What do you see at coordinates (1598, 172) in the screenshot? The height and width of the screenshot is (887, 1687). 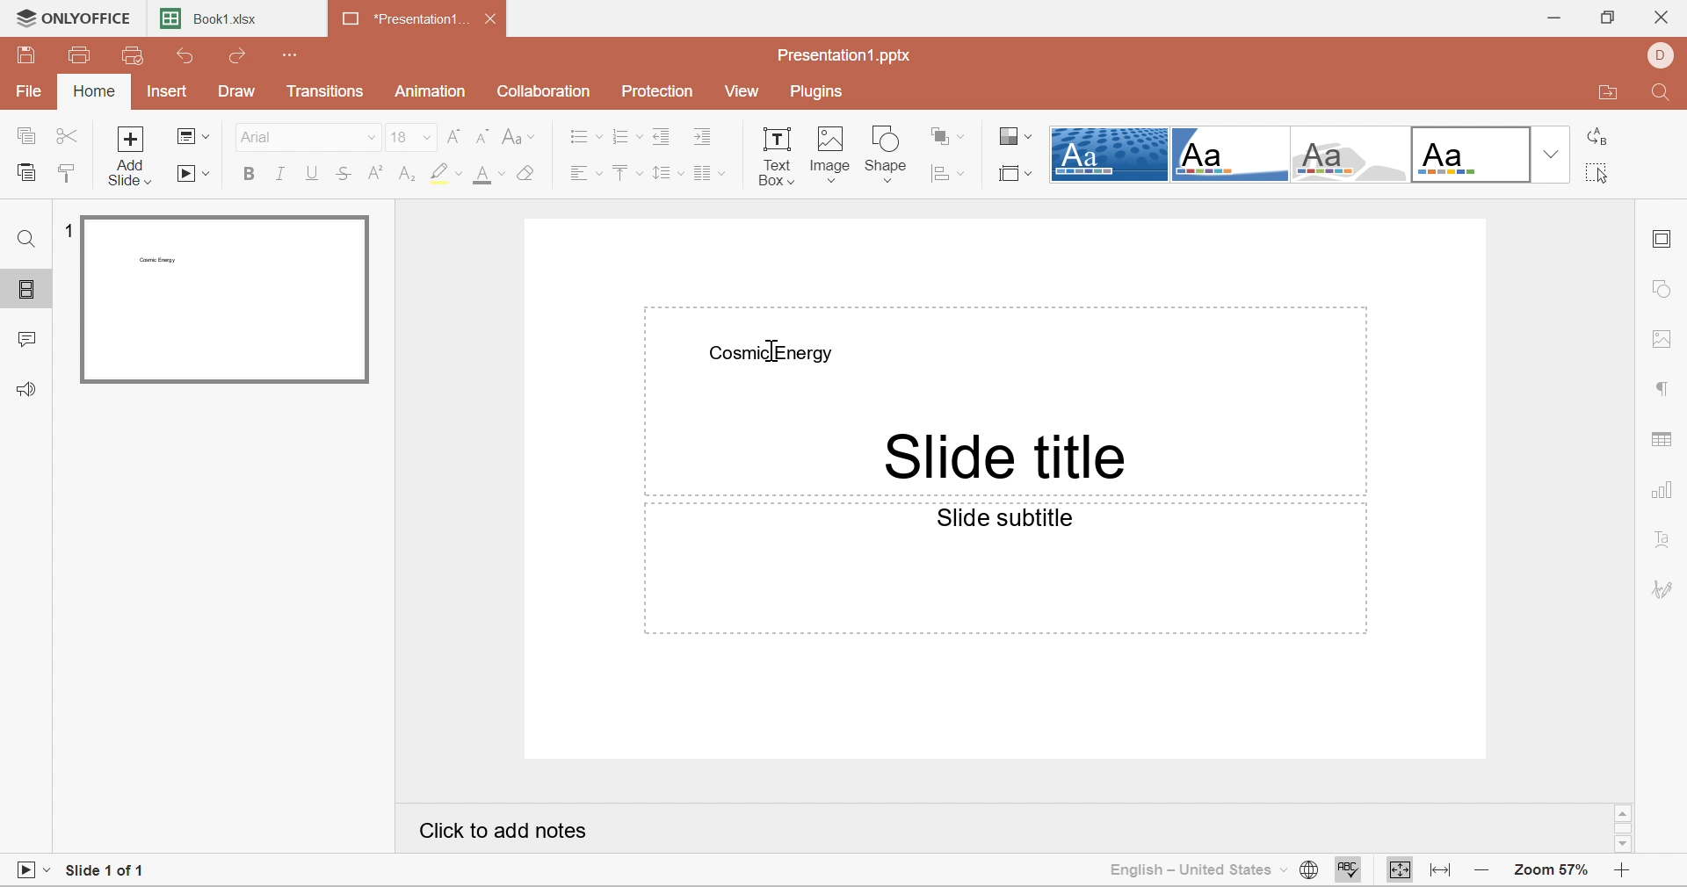 I see `Select all` at bounding box center [1598, 172].